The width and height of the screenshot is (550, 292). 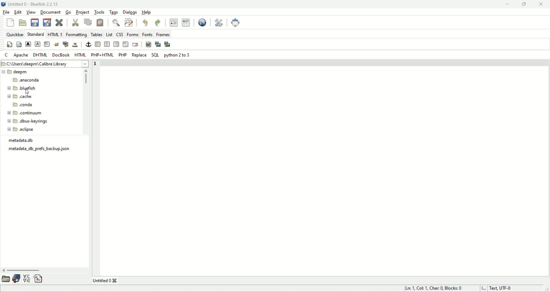 What do you see at coordinates (155, 55) in the screenshot?
I see `SQL` at bounding box center [155, 55].